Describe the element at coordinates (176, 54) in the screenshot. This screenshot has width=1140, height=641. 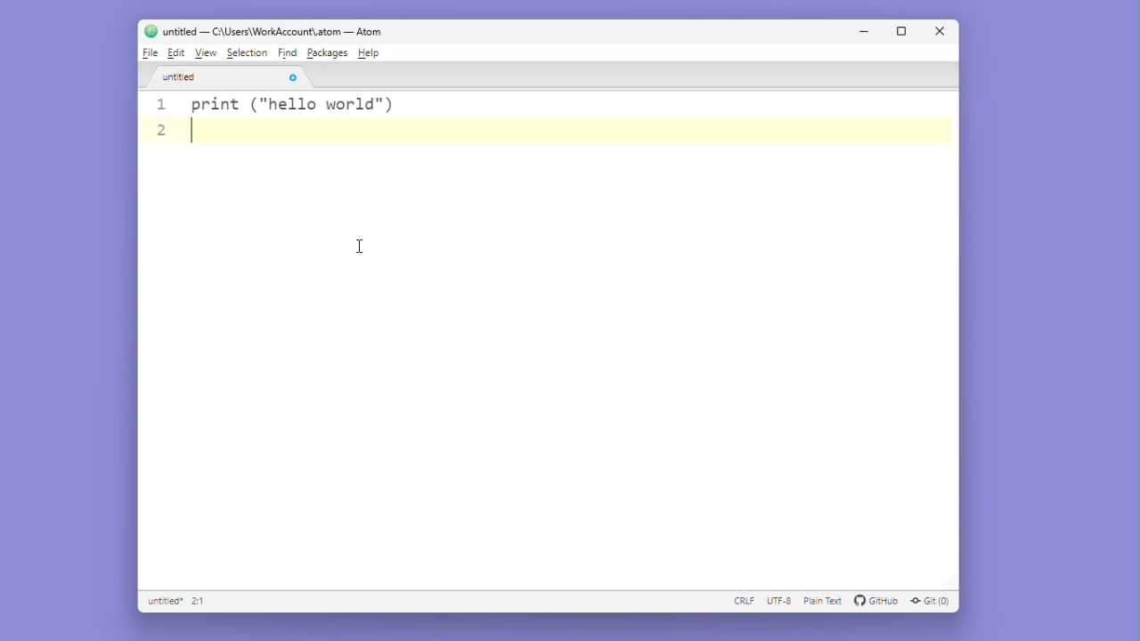
I see `Edit` at that location.